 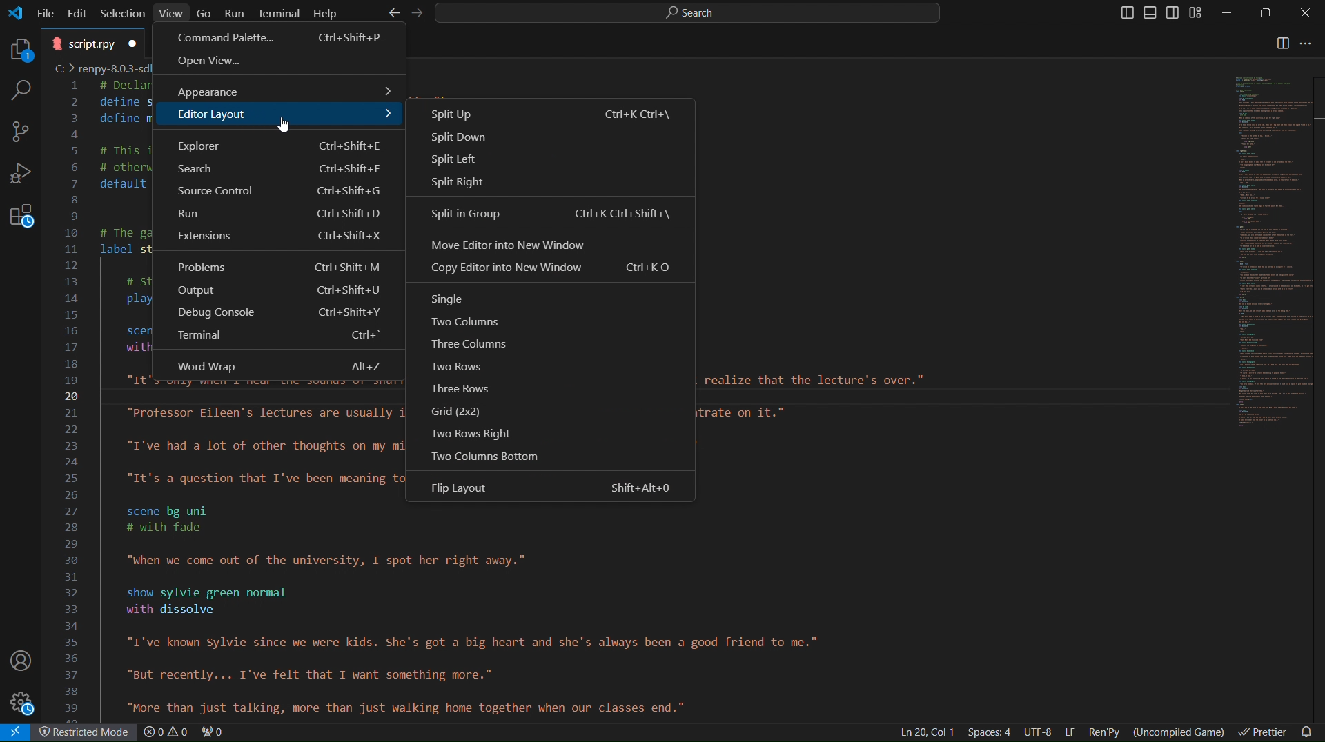 I want to click on UTF-8, so click(x=1038, y=732).